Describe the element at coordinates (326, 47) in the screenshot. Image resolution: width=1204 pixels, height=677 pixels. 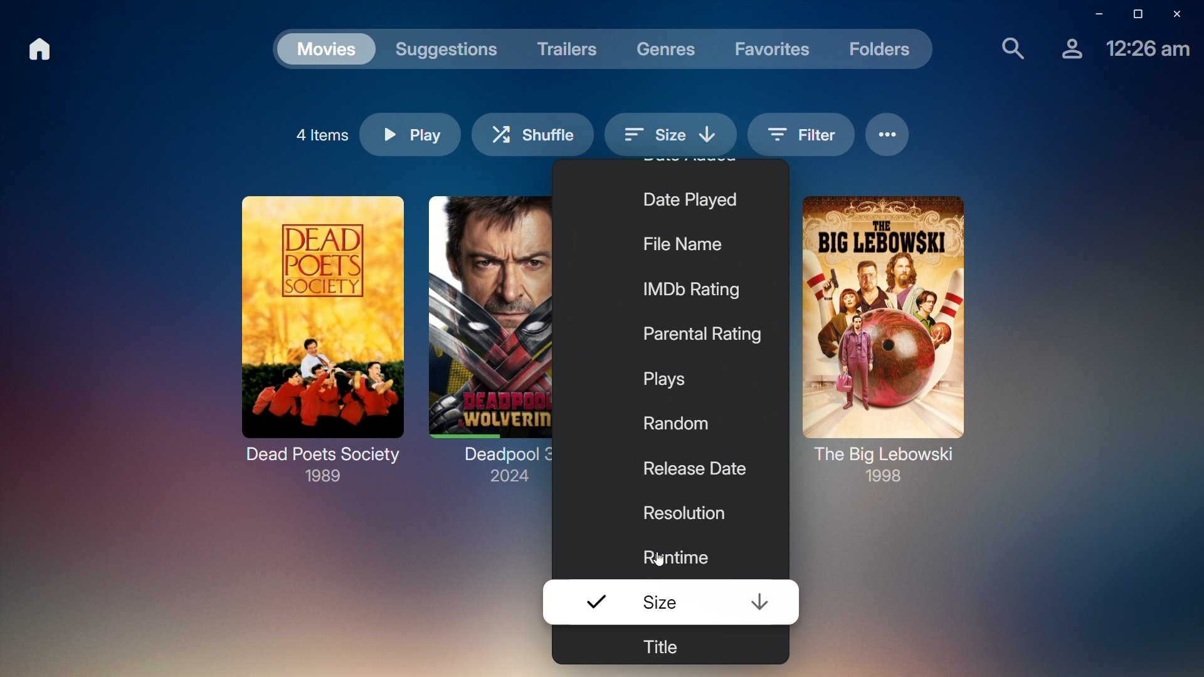
I see `Movies` at that location.